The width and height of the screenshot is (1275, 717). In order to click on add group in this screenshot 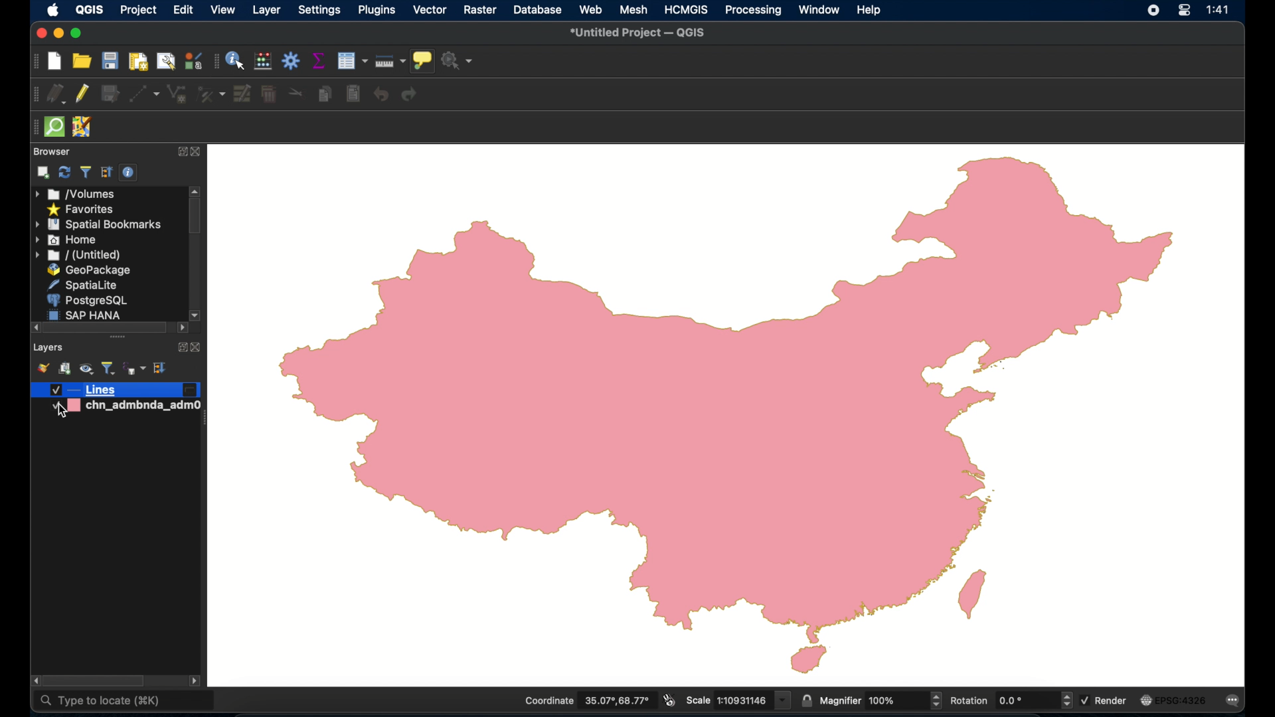, I will do `click(64, 368)`.